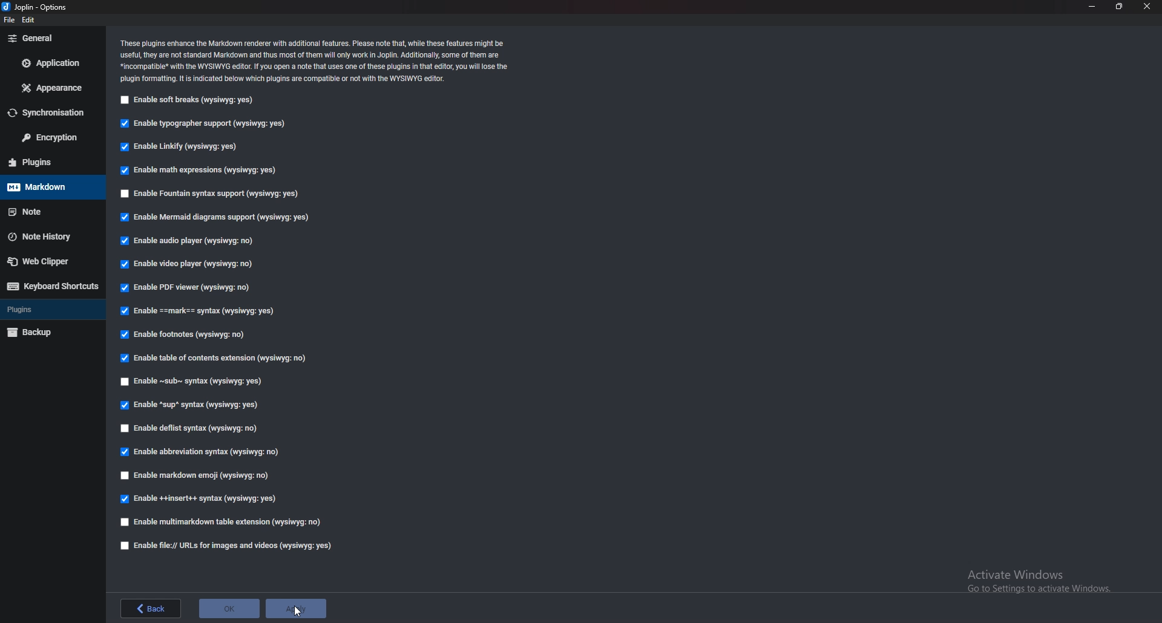 The width and height of the screenshot is (1162, 623). What do you see at coordinates (41, 7) in the screenshot?
I see `options` at bounding box center [41, 7].